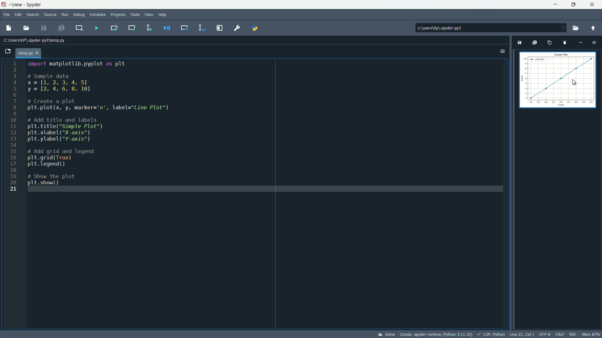 This screenshot has height=338, width=602. What do you see at coordinates (34, 4) in the screenshot?
I see `app name` at bounding box center [34, 4].